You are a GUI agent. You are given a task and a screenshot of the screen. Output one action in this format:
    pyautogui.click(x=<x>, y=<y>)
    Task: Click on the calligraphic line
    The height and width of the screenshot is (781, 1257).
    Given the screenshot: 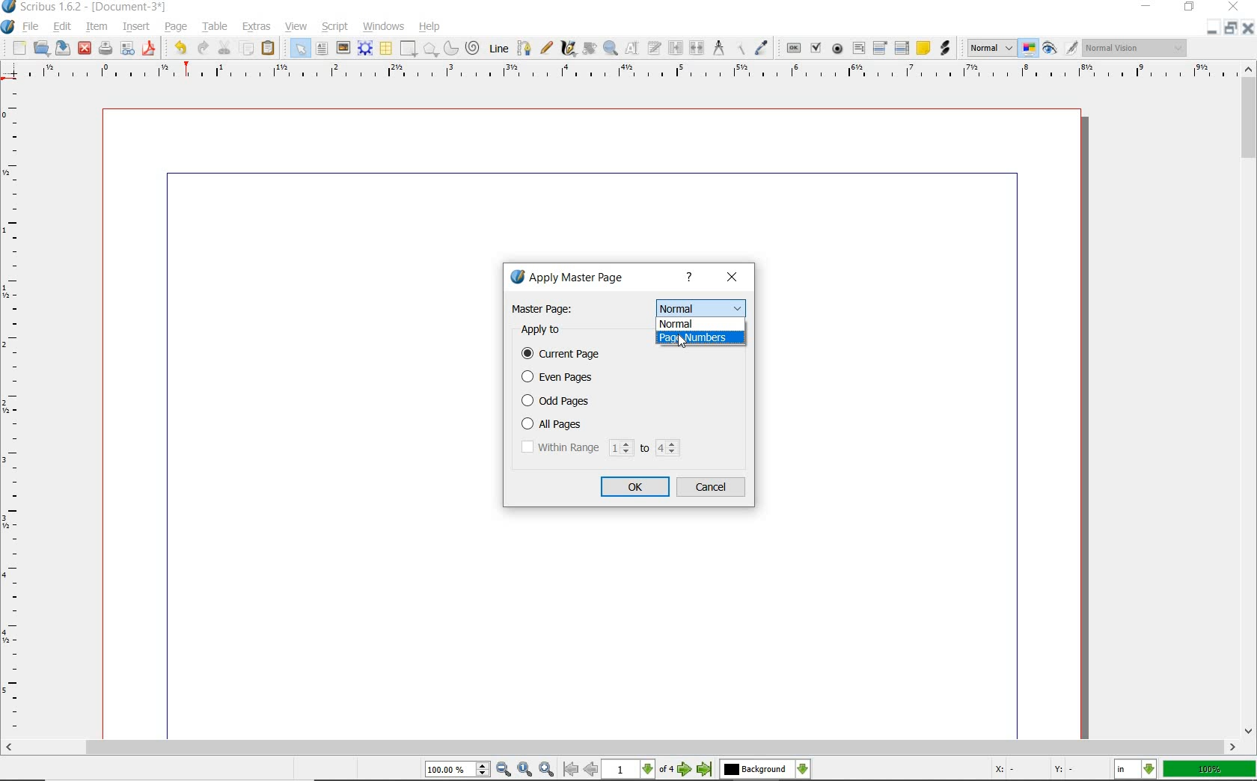 What is the action you would take?
    pyautogui.click(x=569, y=49)
    